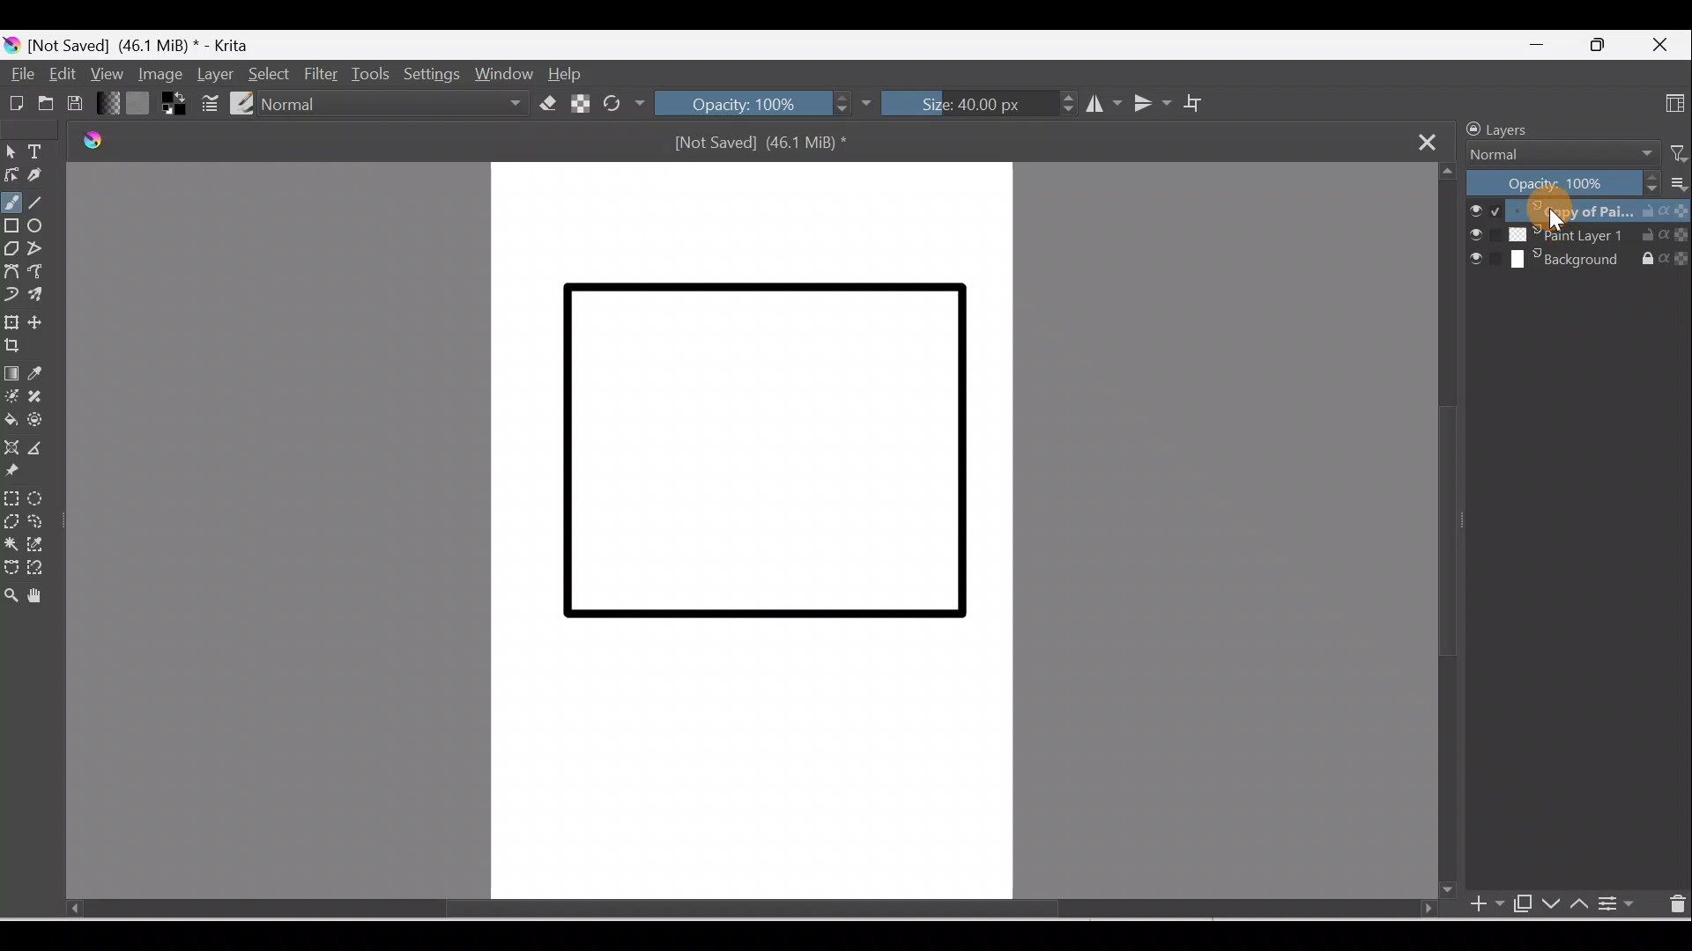  What do you see at coordinates (375, 72) in the screenshot?
I see `Tools` at bounding box center [375, 72].